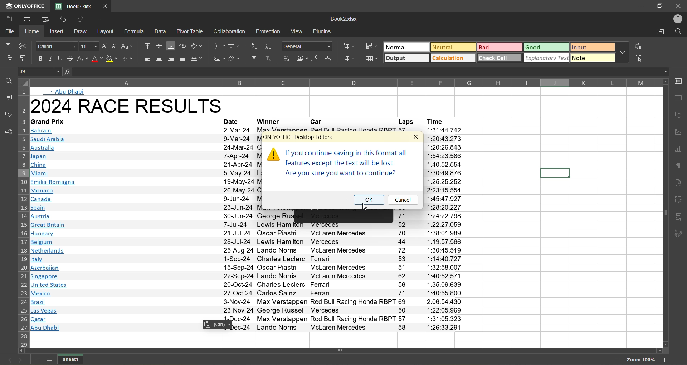 The image size is (687, 365). I want to click on close, so click(417, 137).